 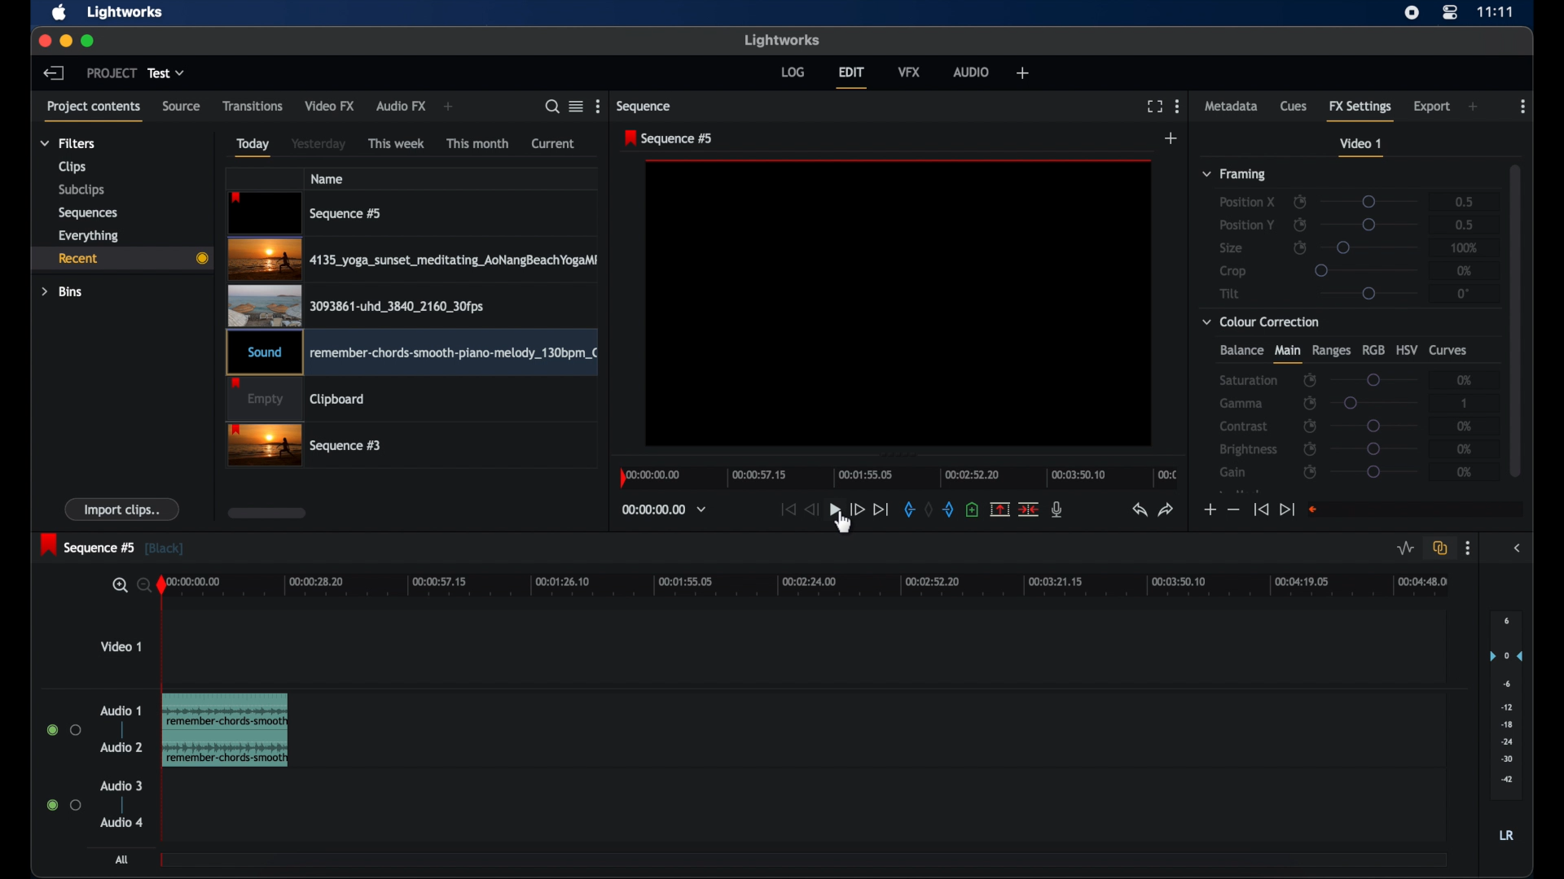 I want to click on toggle list or tile view, so click(x=576, y=107).